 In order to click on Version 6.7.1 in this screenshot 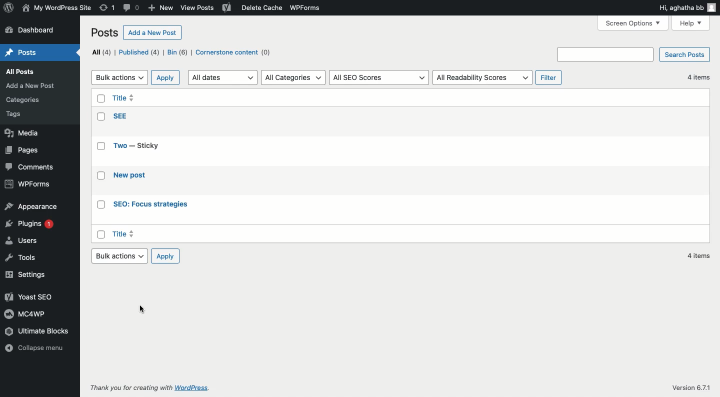, I will do `click(691, 386)`.